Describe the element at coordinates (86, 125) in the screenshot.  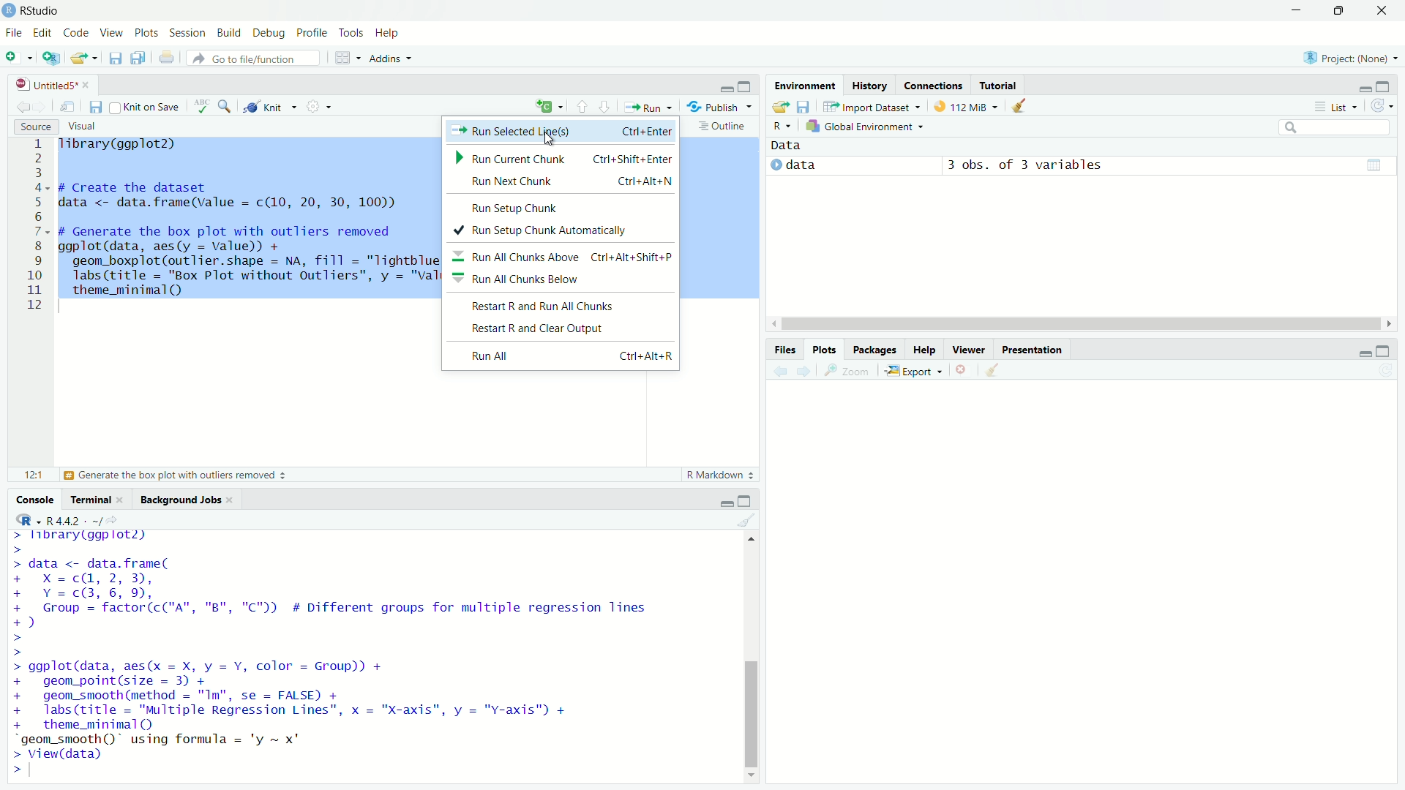
I see `Visual` at that location.